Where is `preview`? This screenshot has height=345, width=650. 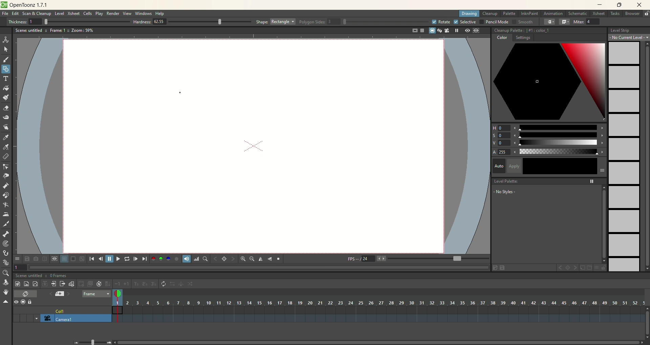
preview is located at coordinates (466, 31).